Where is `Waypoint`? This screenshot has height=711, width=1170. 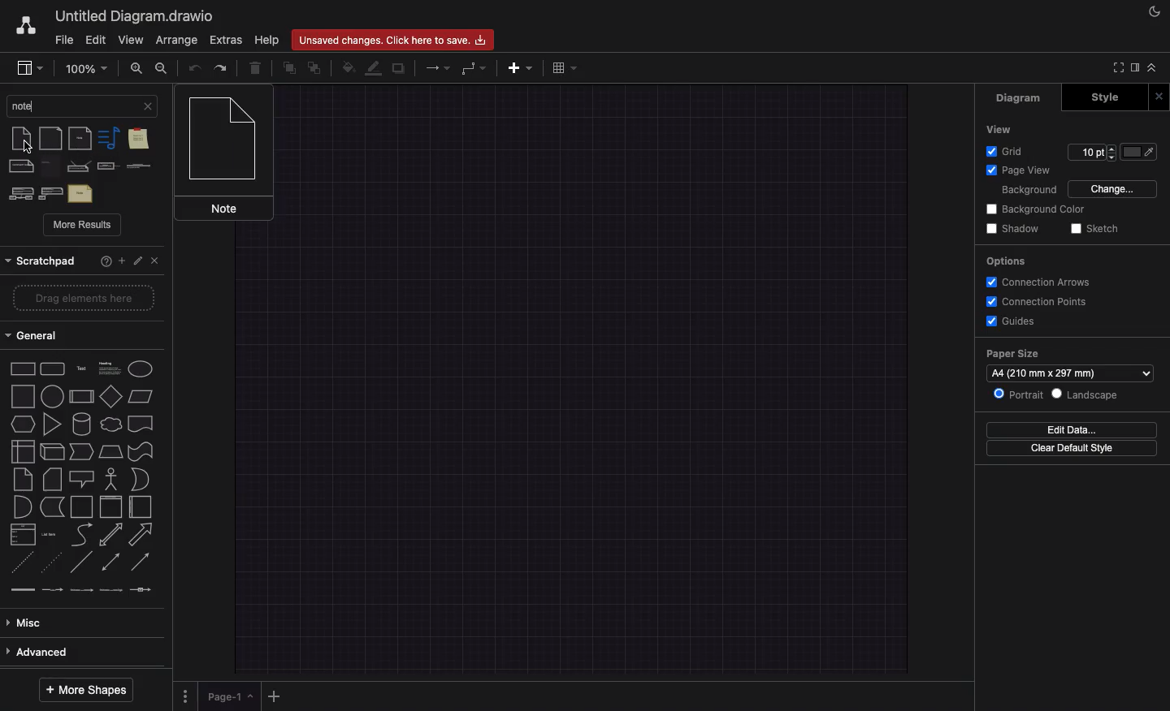 Waypoint is located at coordinates (473, 69).